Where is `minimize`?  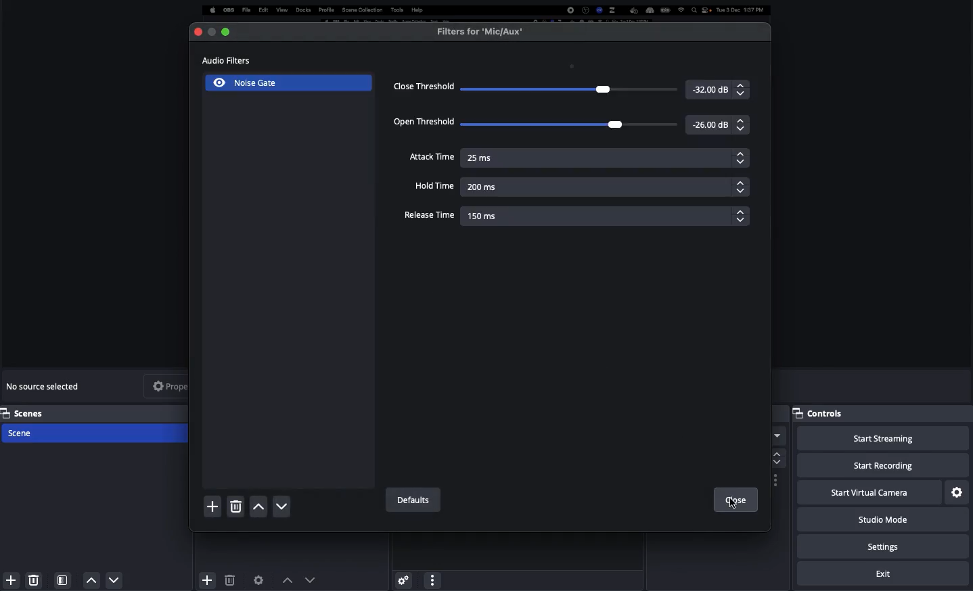
minimize is located at coordinates (229, 31).